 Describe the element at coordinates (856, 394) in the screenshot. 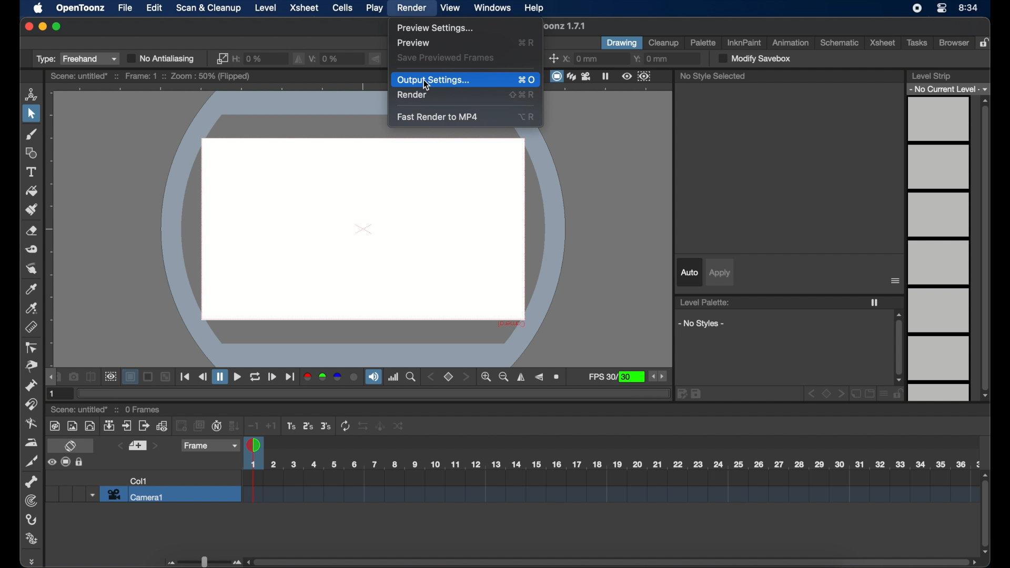

I see `` at that location.